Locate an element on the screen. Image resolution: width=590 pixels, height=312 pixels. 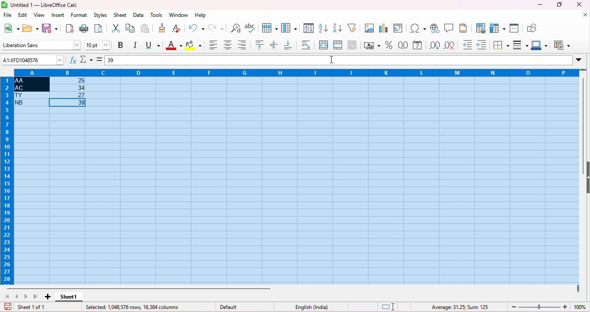
file is located at coordinates (8, 15).